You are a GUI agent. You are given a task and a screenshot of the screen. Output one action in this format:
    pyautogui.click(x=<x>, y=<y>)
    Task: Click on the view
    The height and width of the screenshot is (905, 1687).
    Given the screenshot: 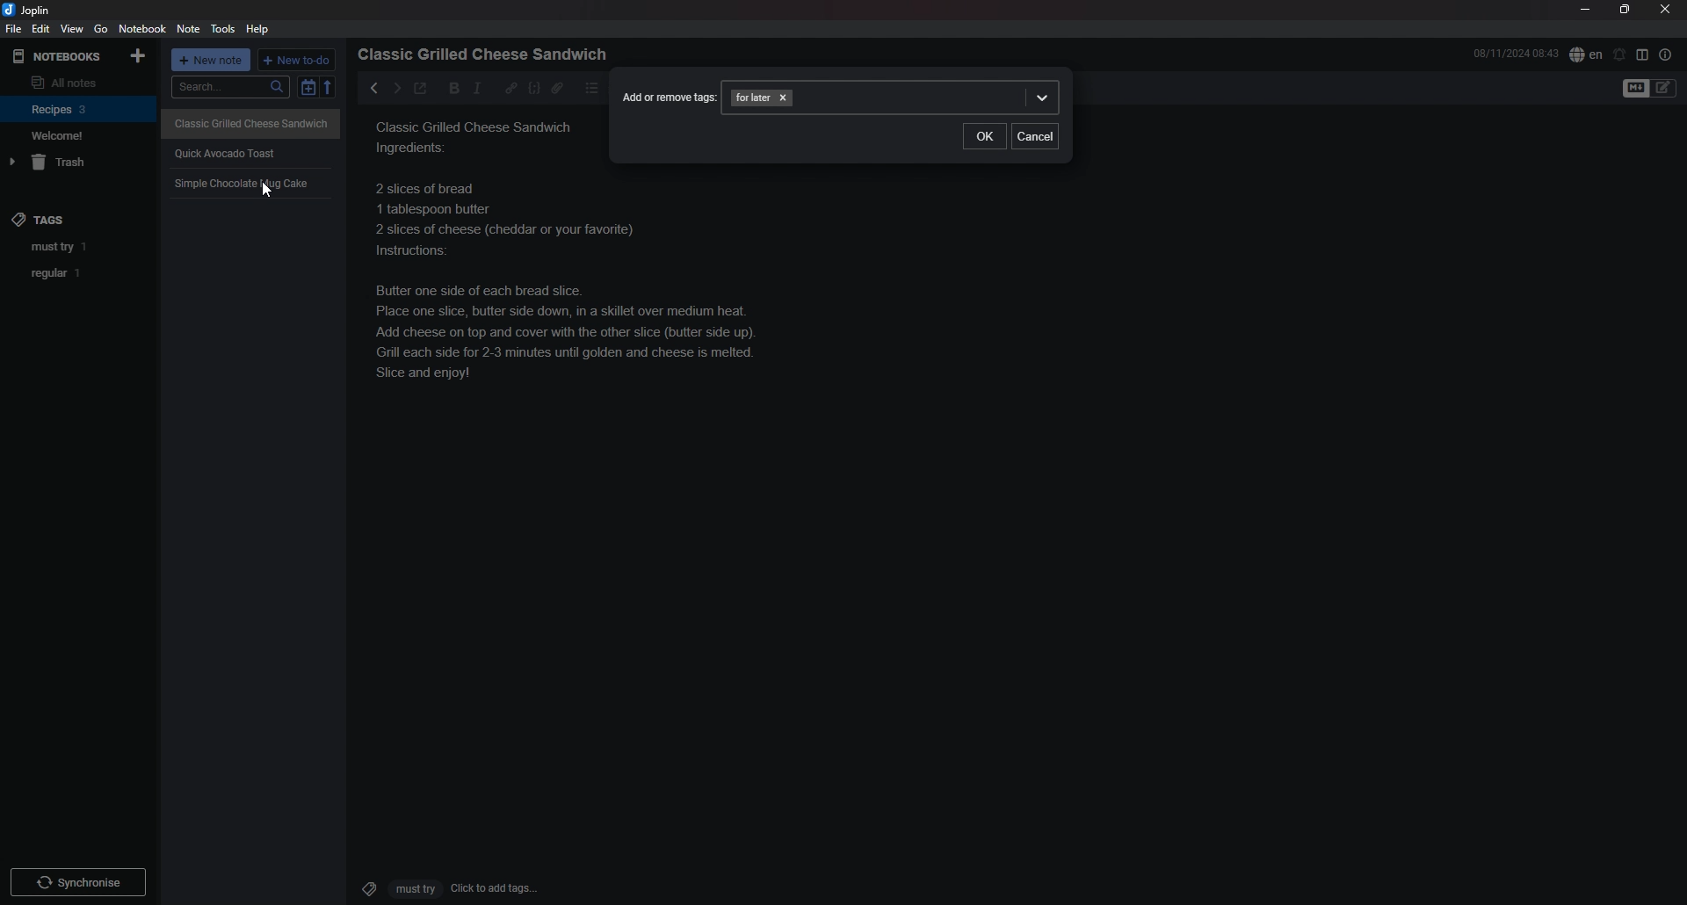 What is the action you would take?
    pyautogui.click(x=71, y=29)
    